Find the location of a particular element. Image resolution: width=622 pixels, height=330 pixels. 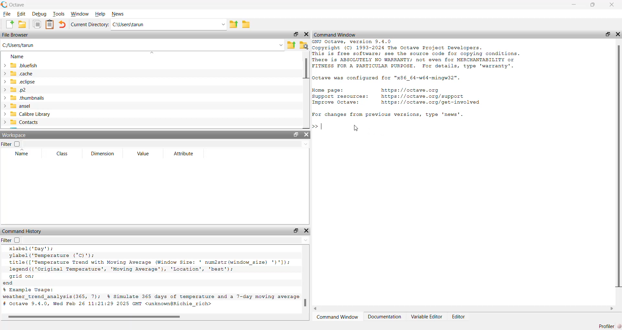

maximise is located at coordinates (594, 6).